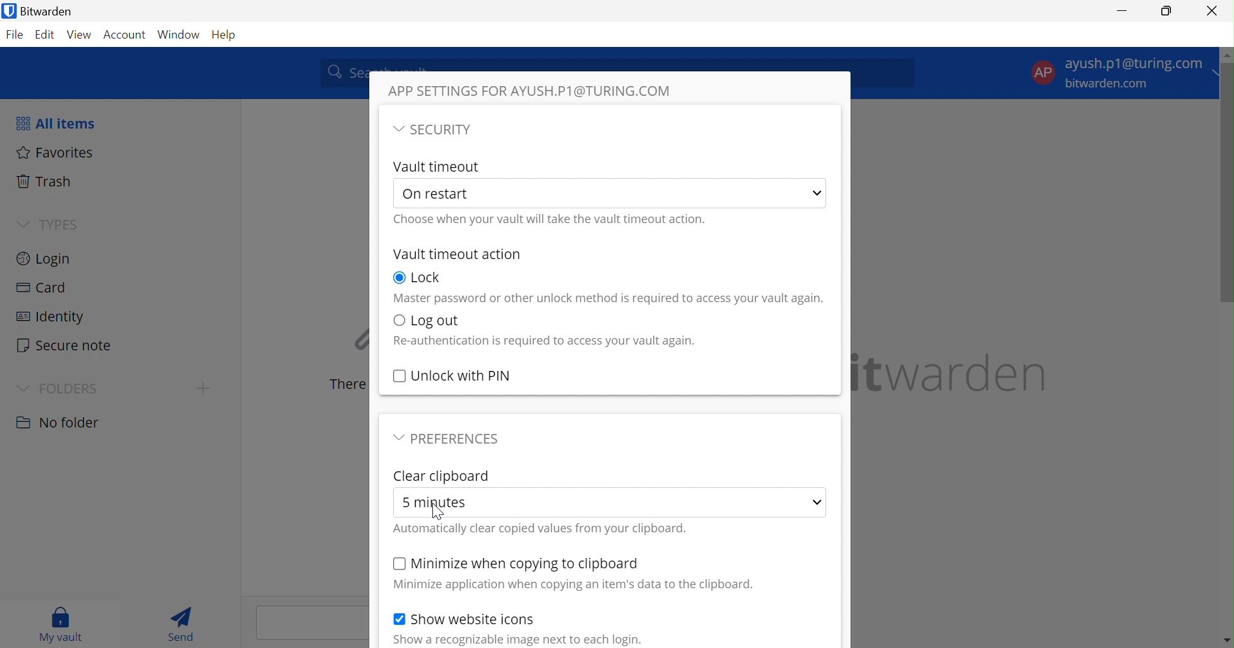 The height and width of the screenshot is (648, 1234). Describe the element at coordinates (57, 123) in the screenshot. I see `All items` at that location.